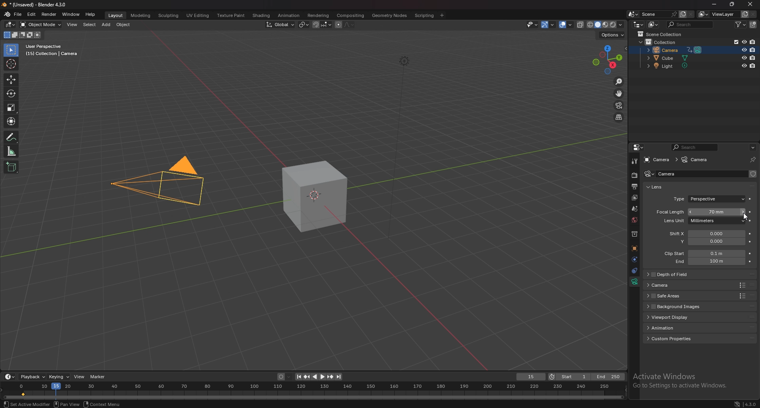  I want to click on viewport shading, so click(606, 25).